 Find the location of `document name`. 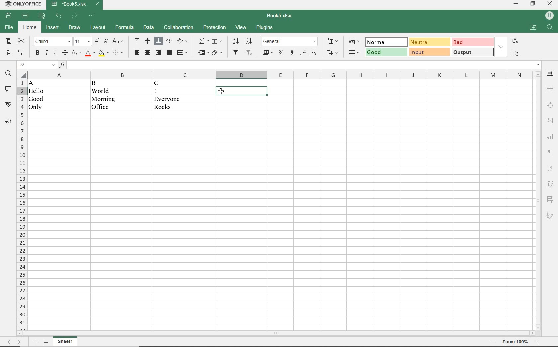

document name is located at coordinates (278, 16).